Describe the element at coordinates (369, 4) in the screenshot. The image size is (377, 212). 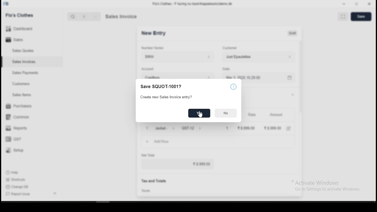
I see `close` at that location.